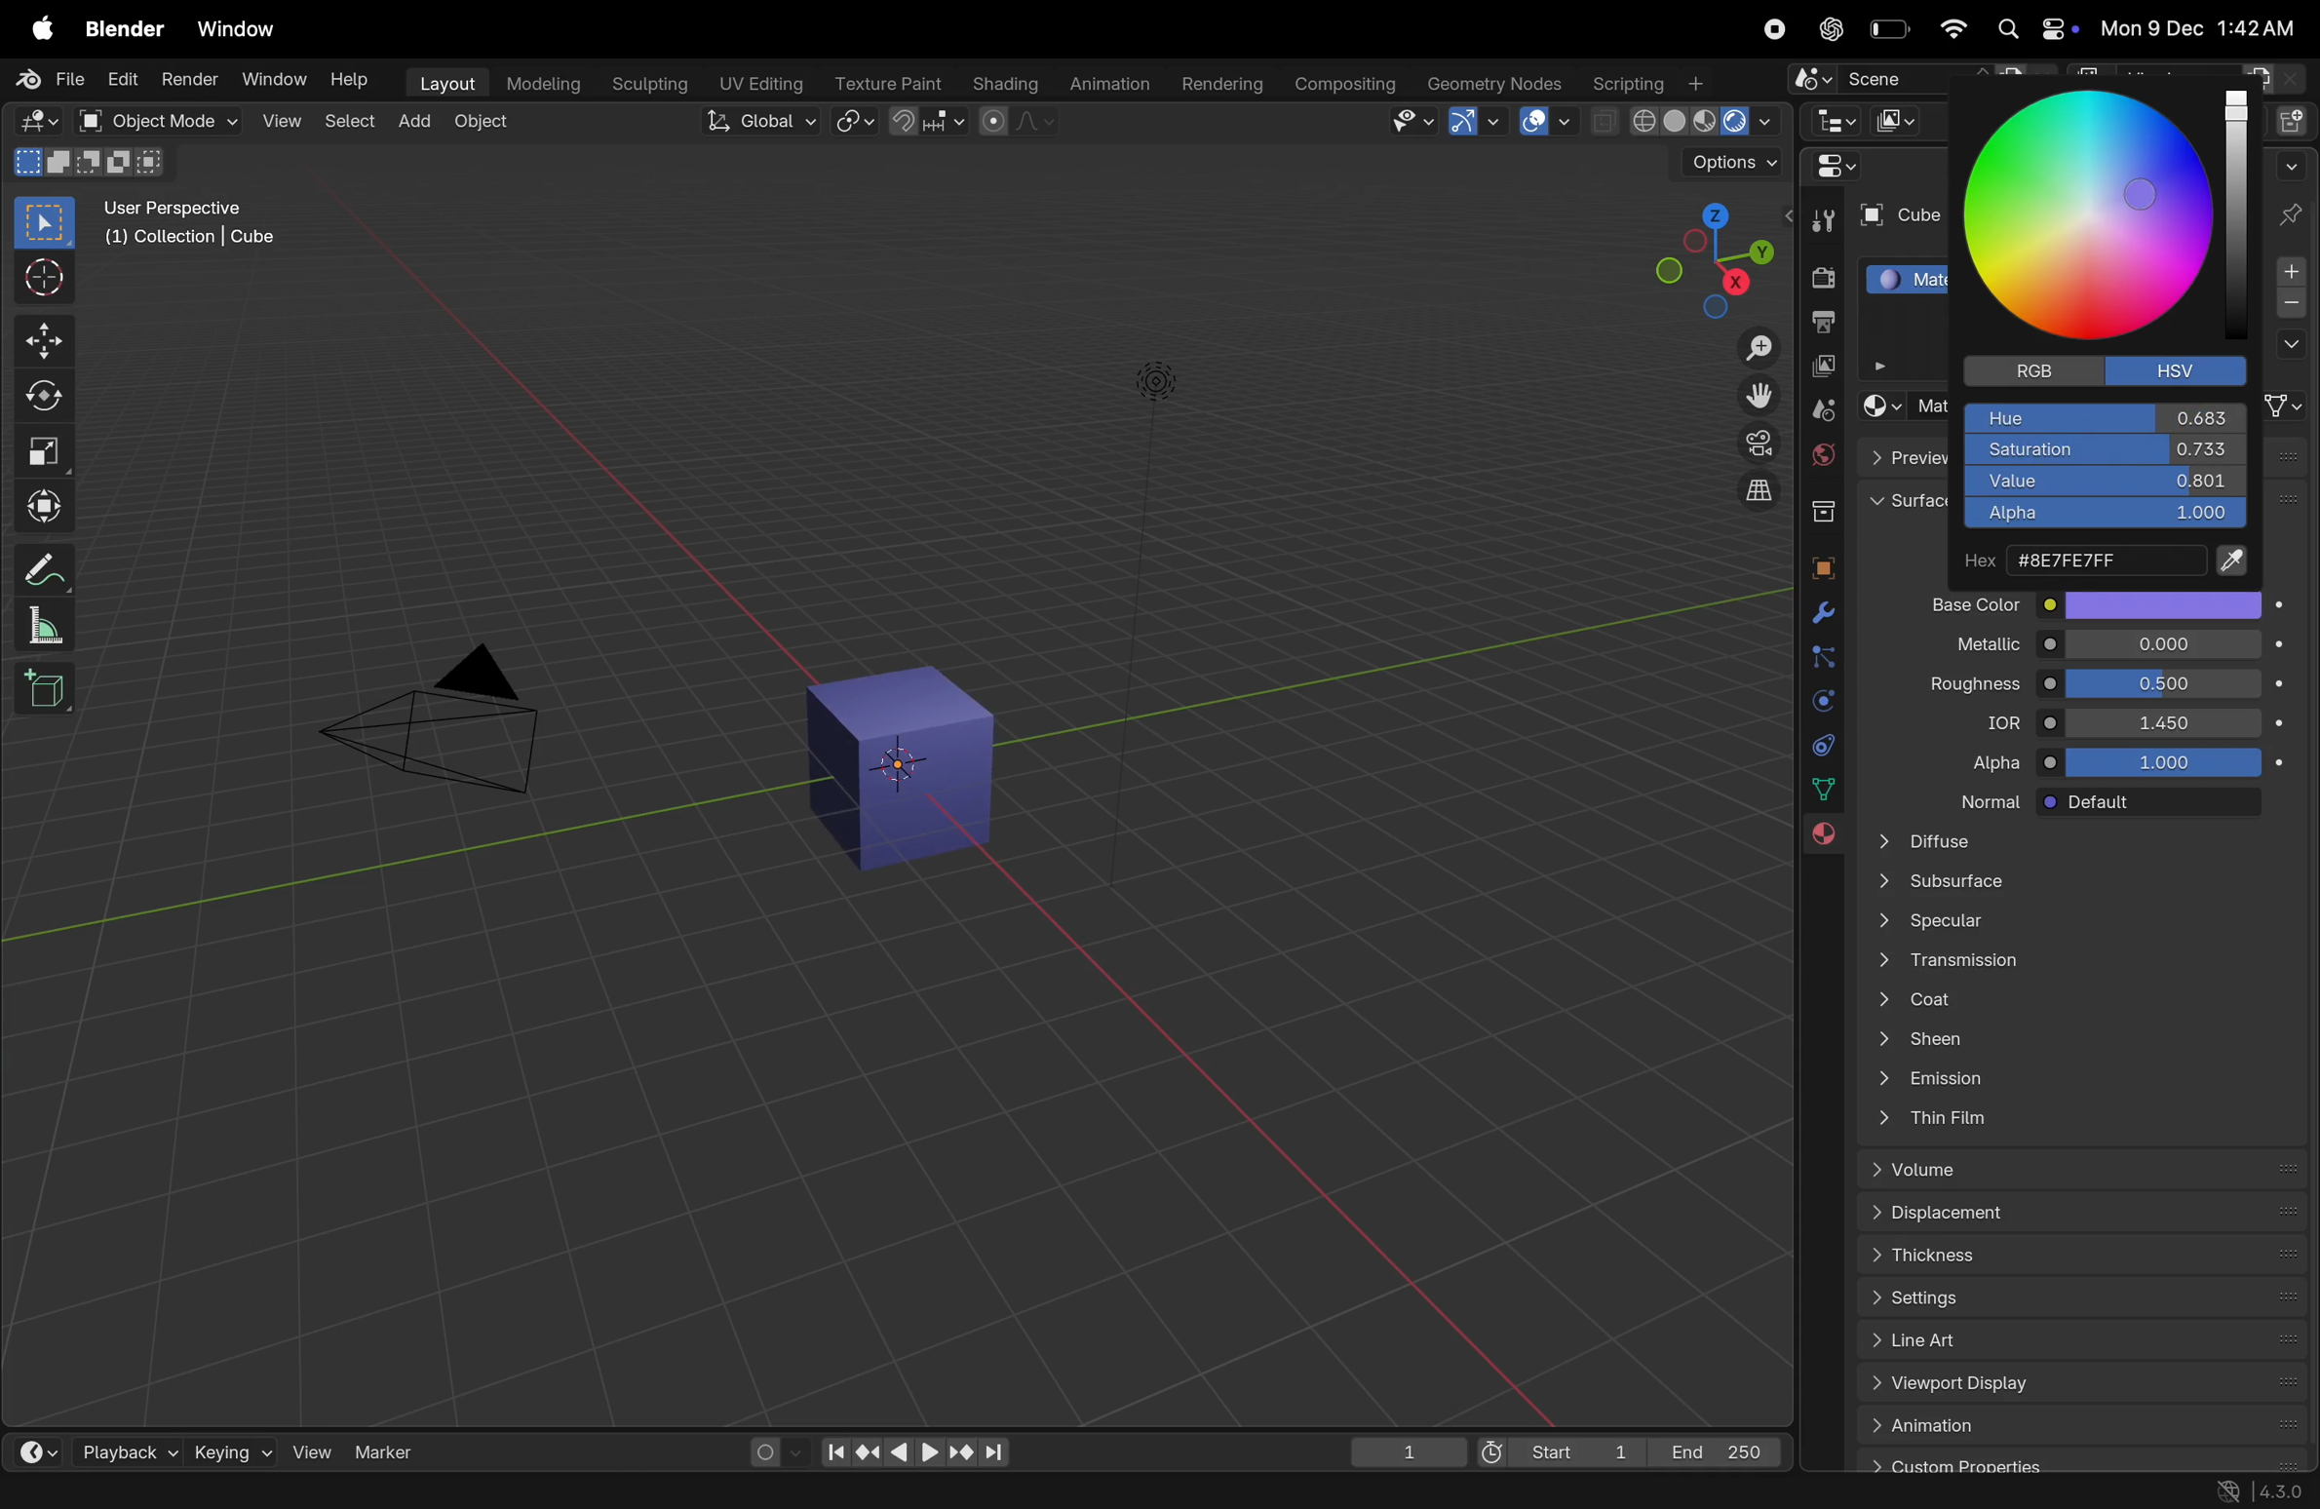 This screenshot has width=2320, height=1509. I want to click on use perspective, so click(193, 225).